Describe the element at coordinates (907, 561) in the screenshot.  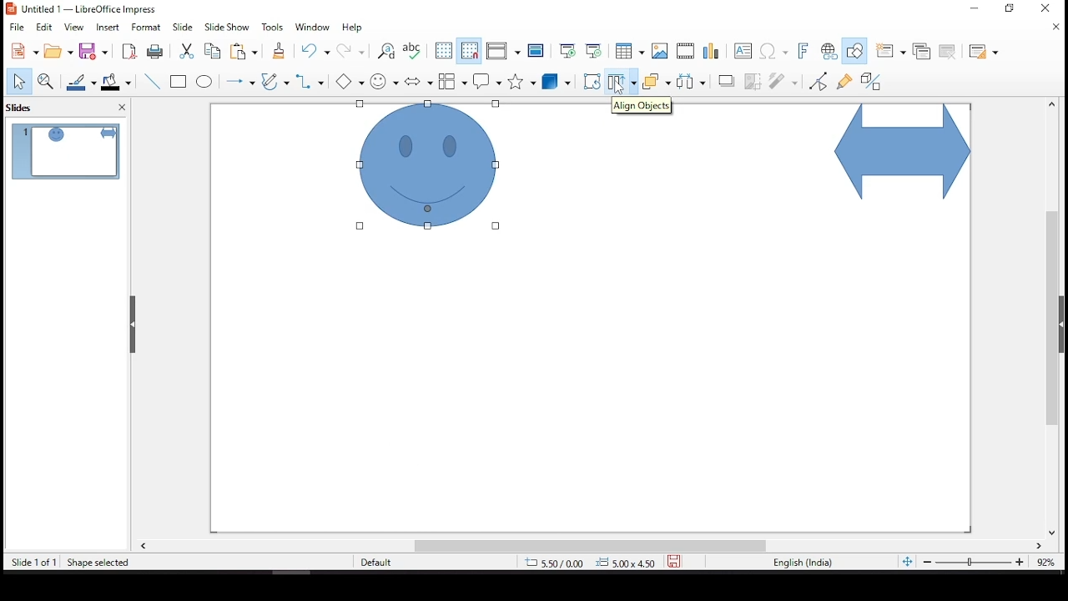
I see `fit slide to current window` at that location.